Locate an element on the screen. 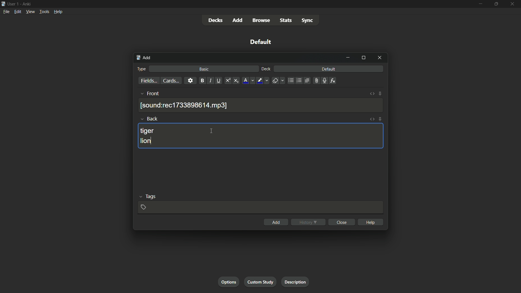  settings is located at coordinates (190, 81).